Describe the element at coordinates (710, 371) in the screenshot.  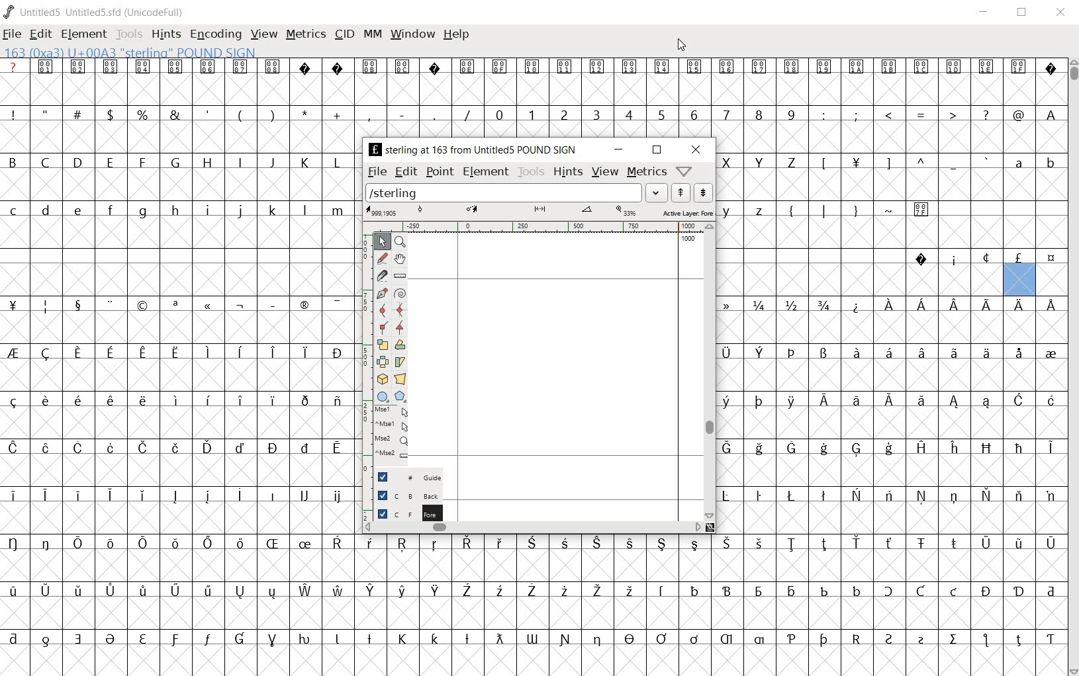
I see `scrollbar` at that location.